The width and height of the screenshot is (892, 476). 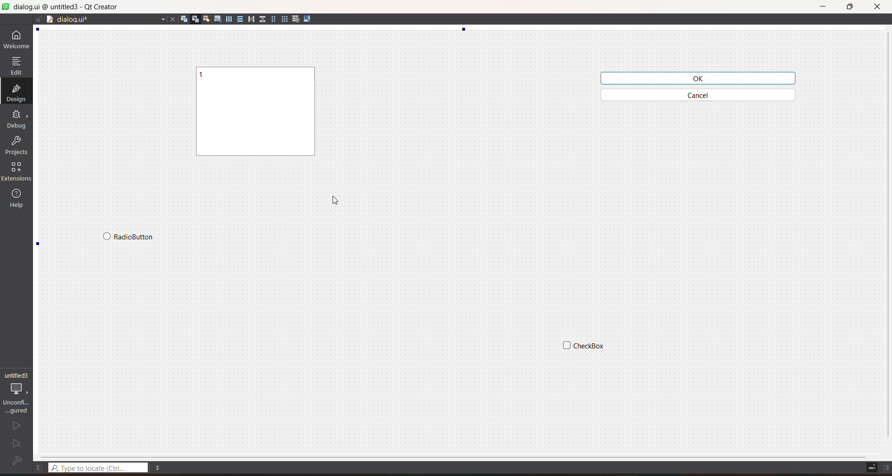 I want to click on edit, so click(x=16, y=65).